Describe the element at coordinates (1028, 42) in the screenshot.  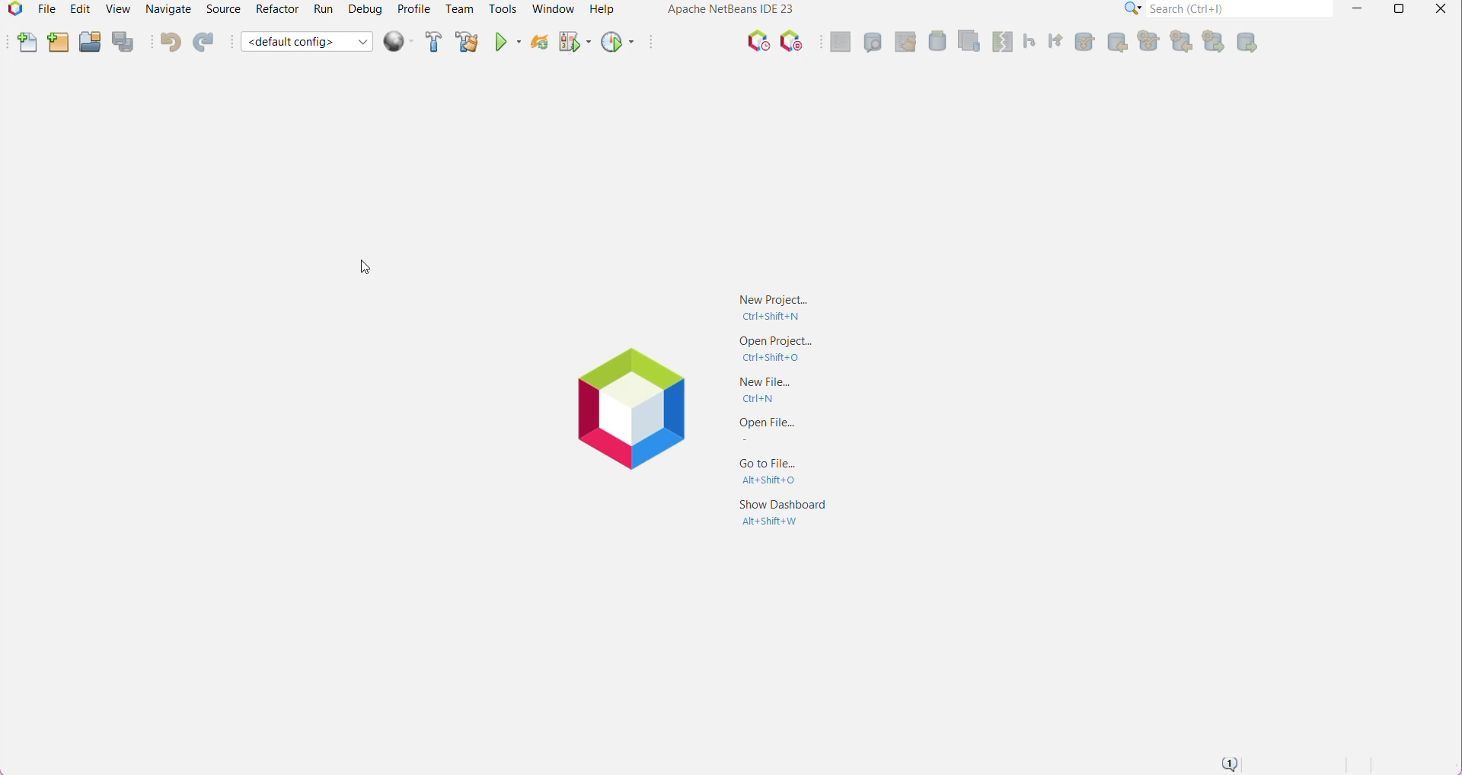
I see `Create Branch` at that location.